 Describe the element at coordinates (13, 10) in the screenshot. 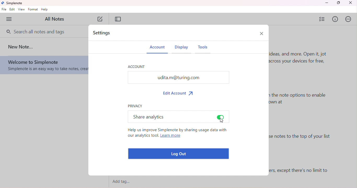

I see `edit` at that location.